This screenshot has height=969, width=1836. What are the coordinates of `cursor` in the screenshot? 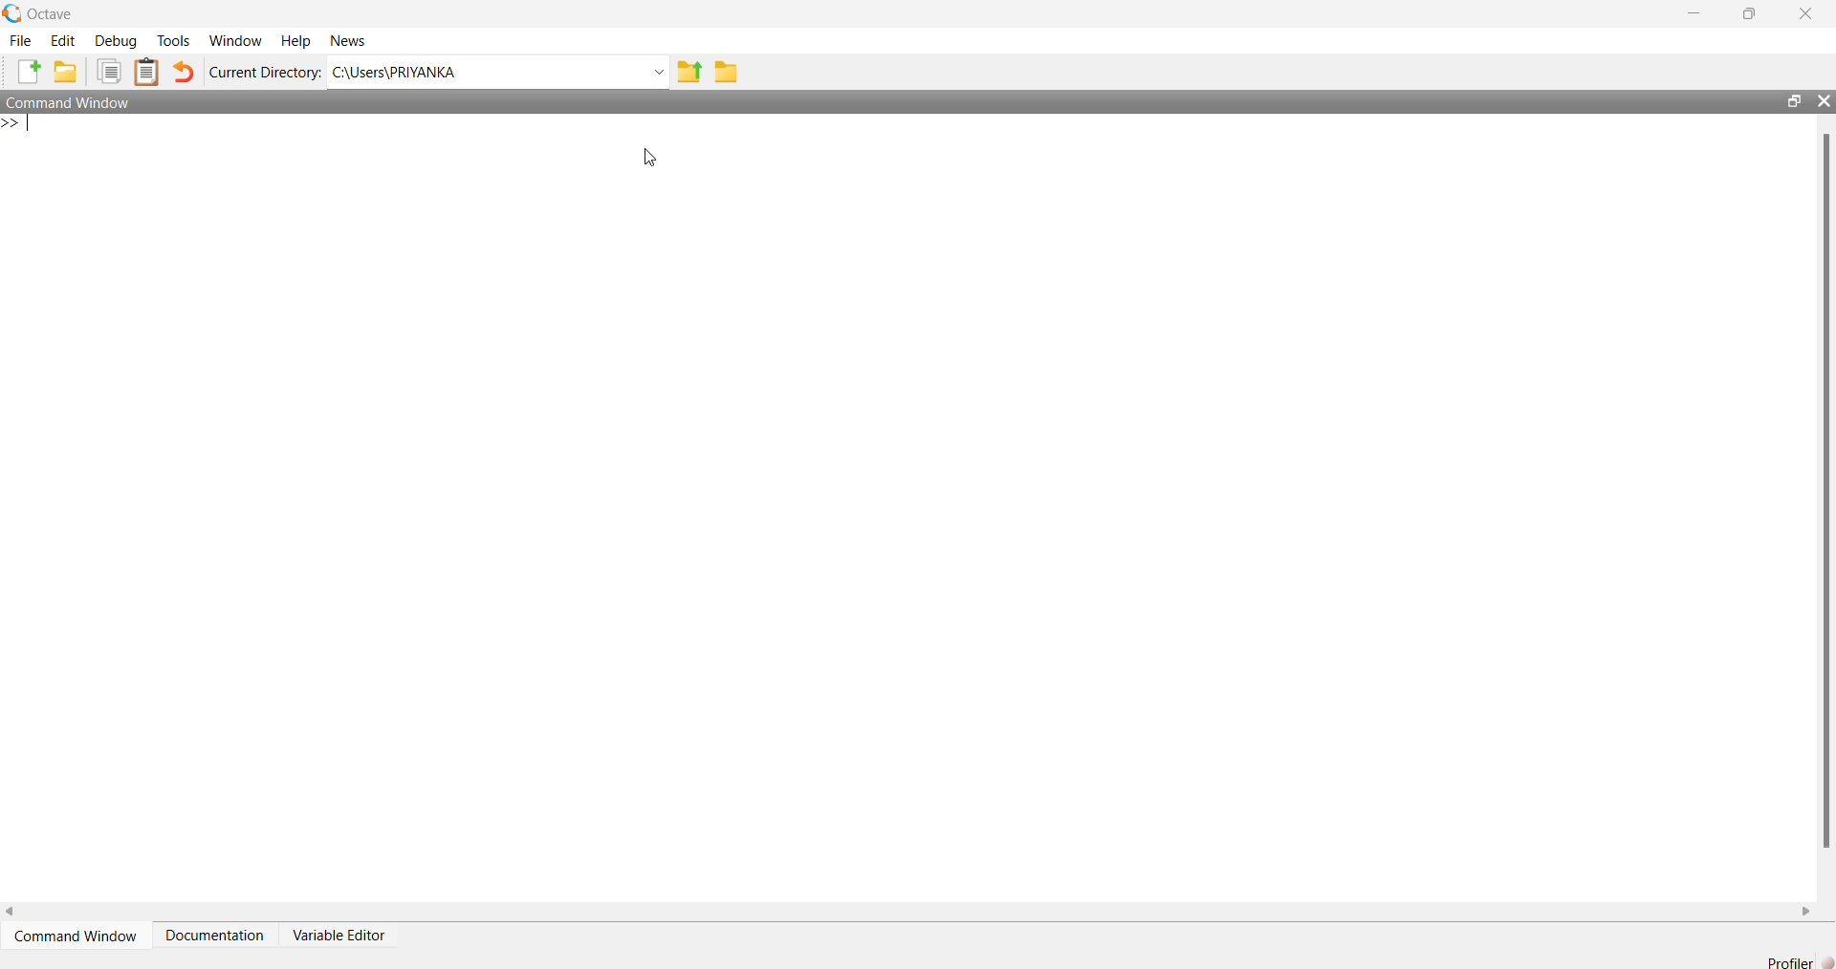 It's located at (655, 160).